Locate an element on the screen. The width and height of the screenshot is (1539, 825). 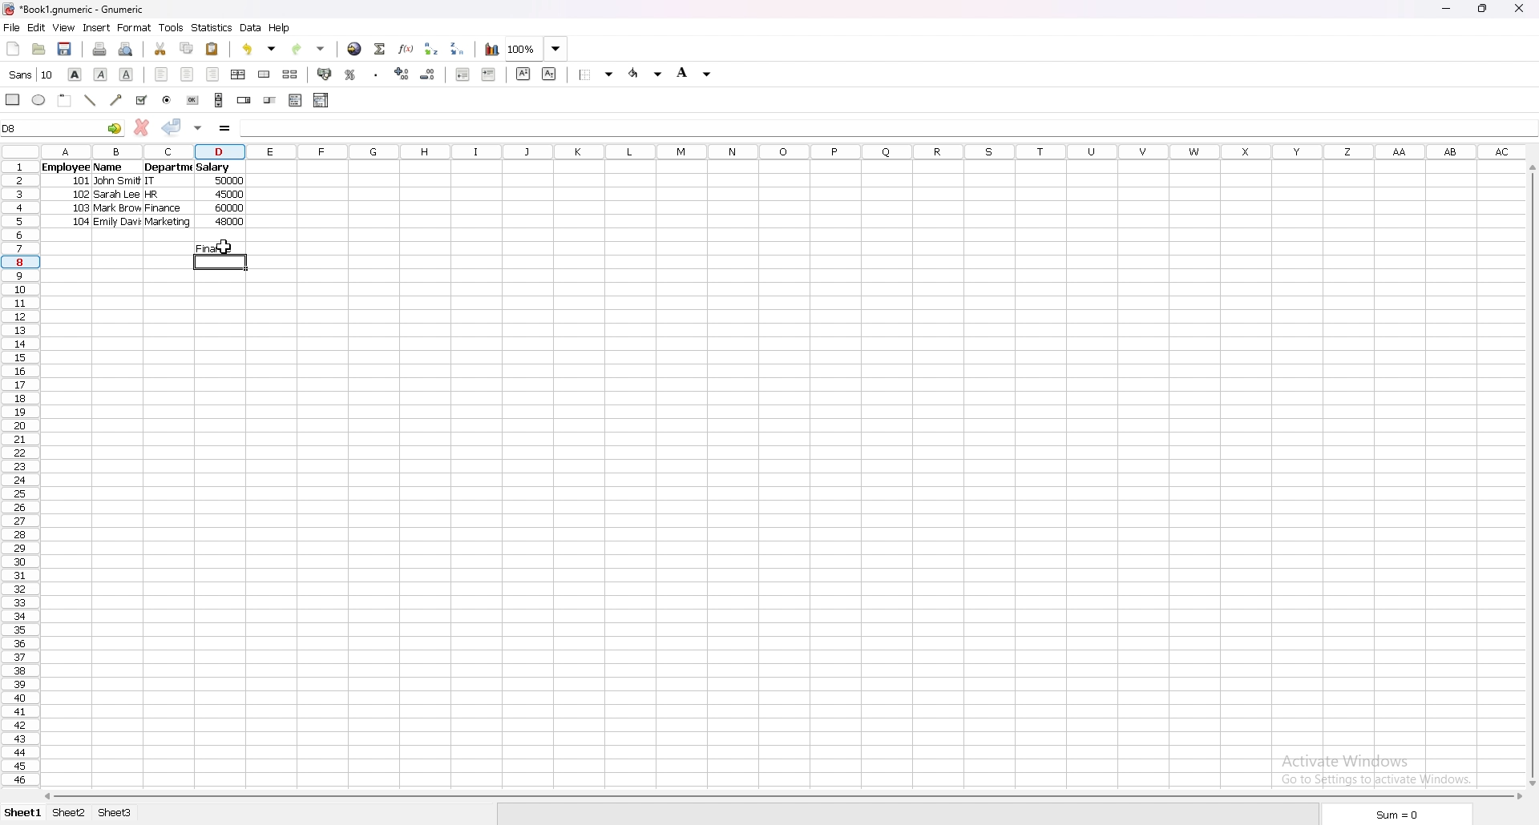
rectangle is located at coordinates (14, 99).